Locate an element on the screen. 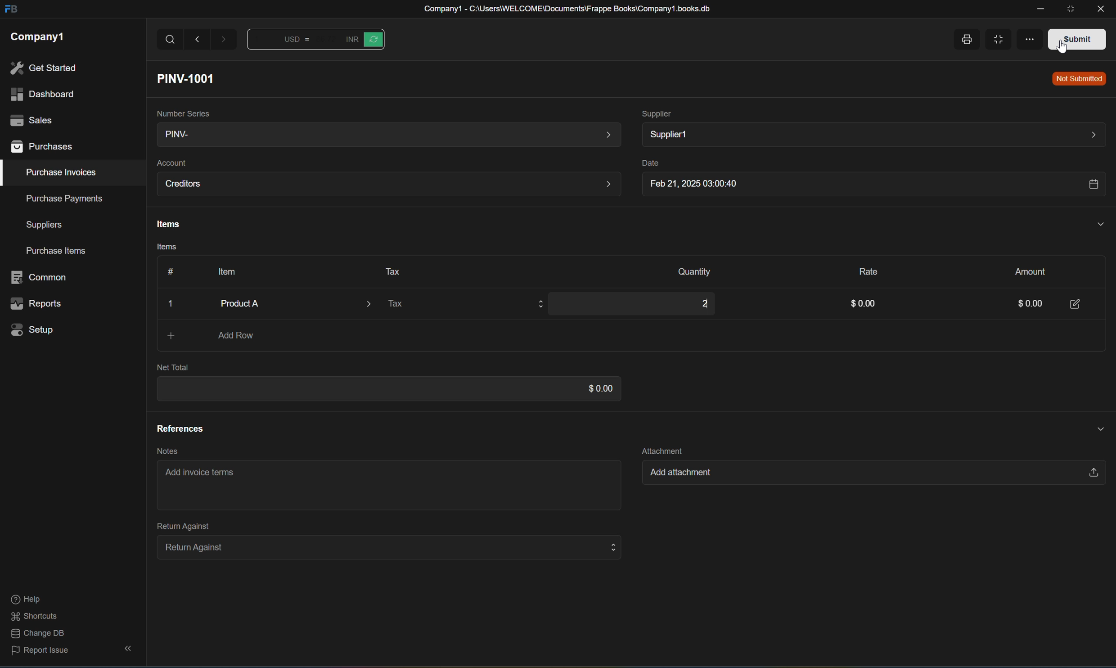 The height and width of the screenshot is (668, 1116). Add is located at coordinates (165, 336).